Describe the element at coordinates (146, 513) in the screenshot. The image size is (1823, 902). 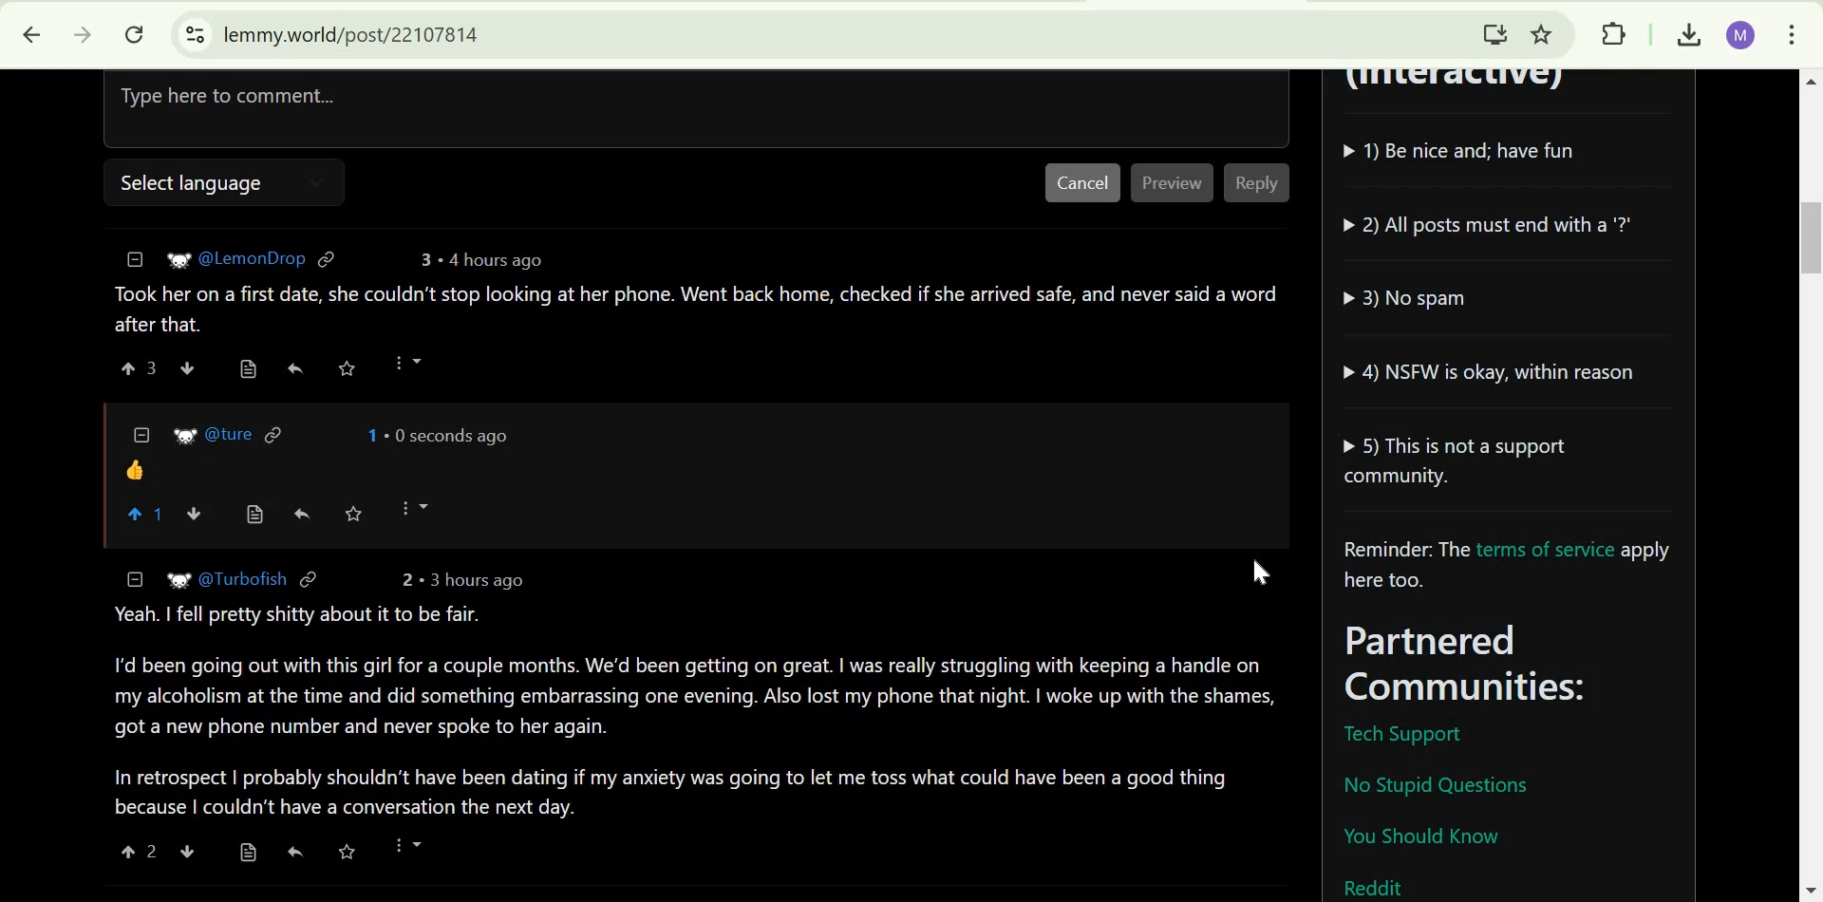
I see `upvote` at that location.